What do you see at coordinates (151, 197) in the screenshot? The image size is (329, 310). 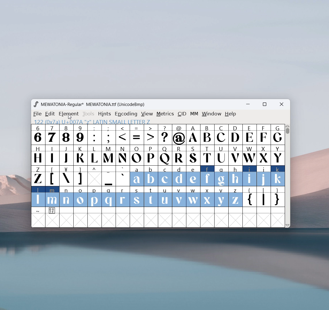 I see `t` at bounding box center [151, 197].